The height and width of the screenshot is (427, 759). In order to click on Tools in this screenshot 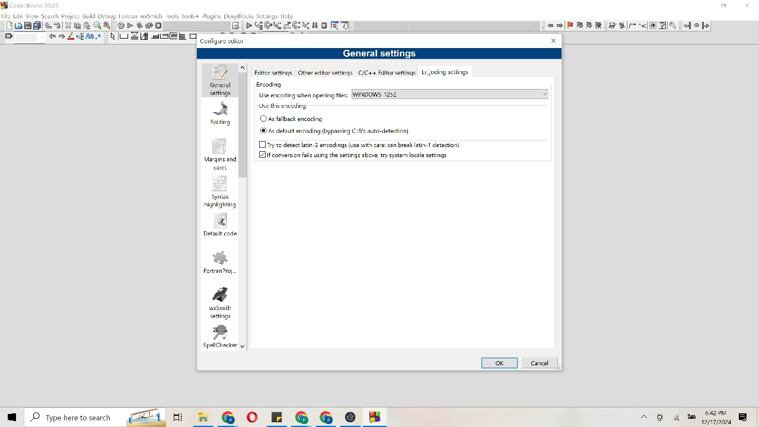, I will do `click(173, 17)`.